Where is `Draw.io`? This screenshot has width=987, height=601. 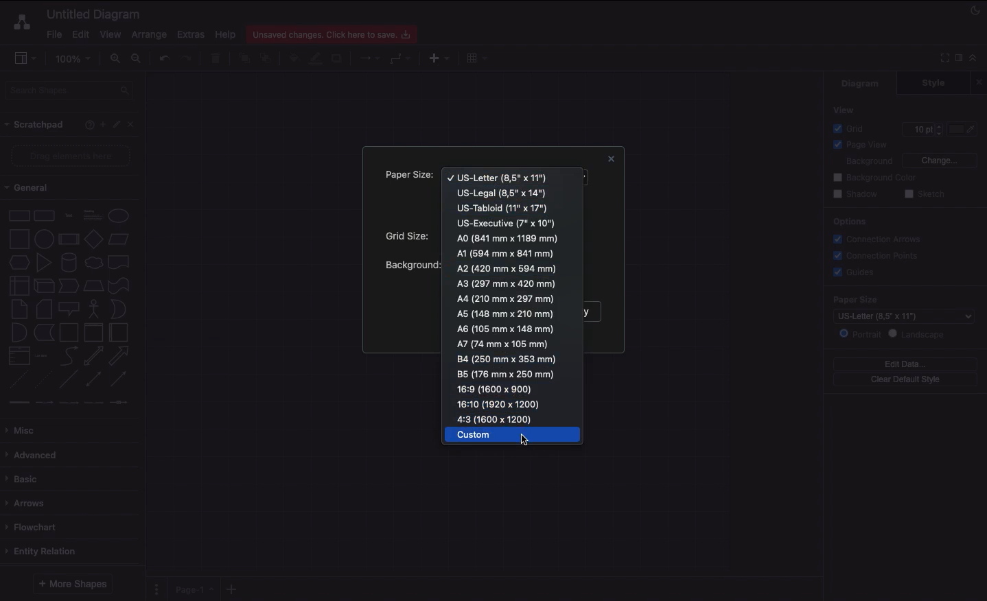
Draw.io is located at coordinates (19, 22).